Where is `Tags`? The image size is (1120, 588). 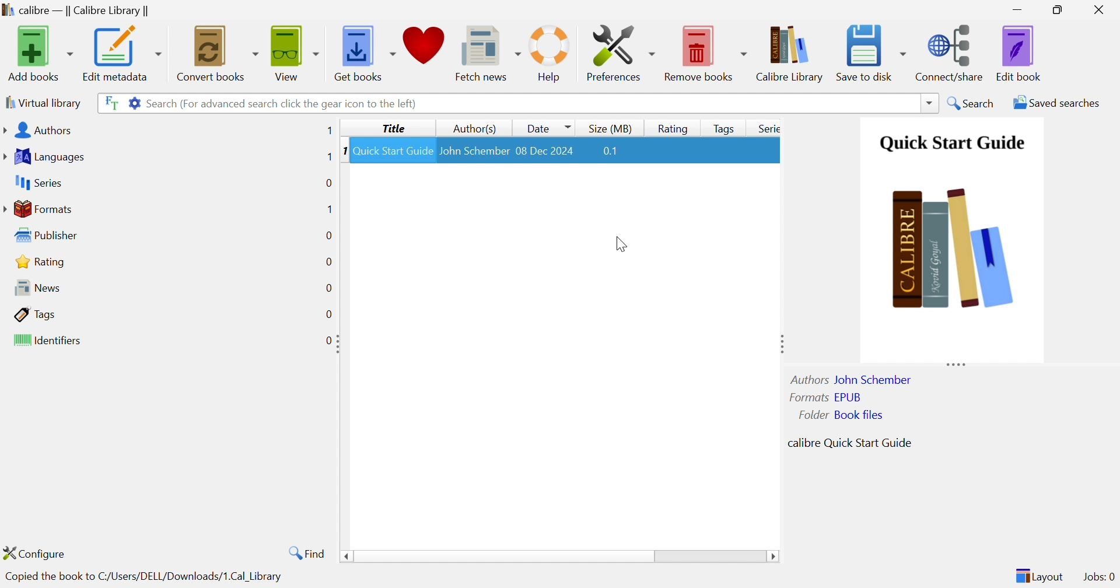
Tags is located at coordinates (34, 313).